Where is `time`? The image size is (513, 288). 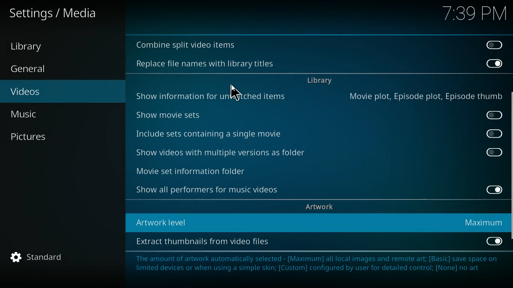 time is located at coordinates (473, 14).